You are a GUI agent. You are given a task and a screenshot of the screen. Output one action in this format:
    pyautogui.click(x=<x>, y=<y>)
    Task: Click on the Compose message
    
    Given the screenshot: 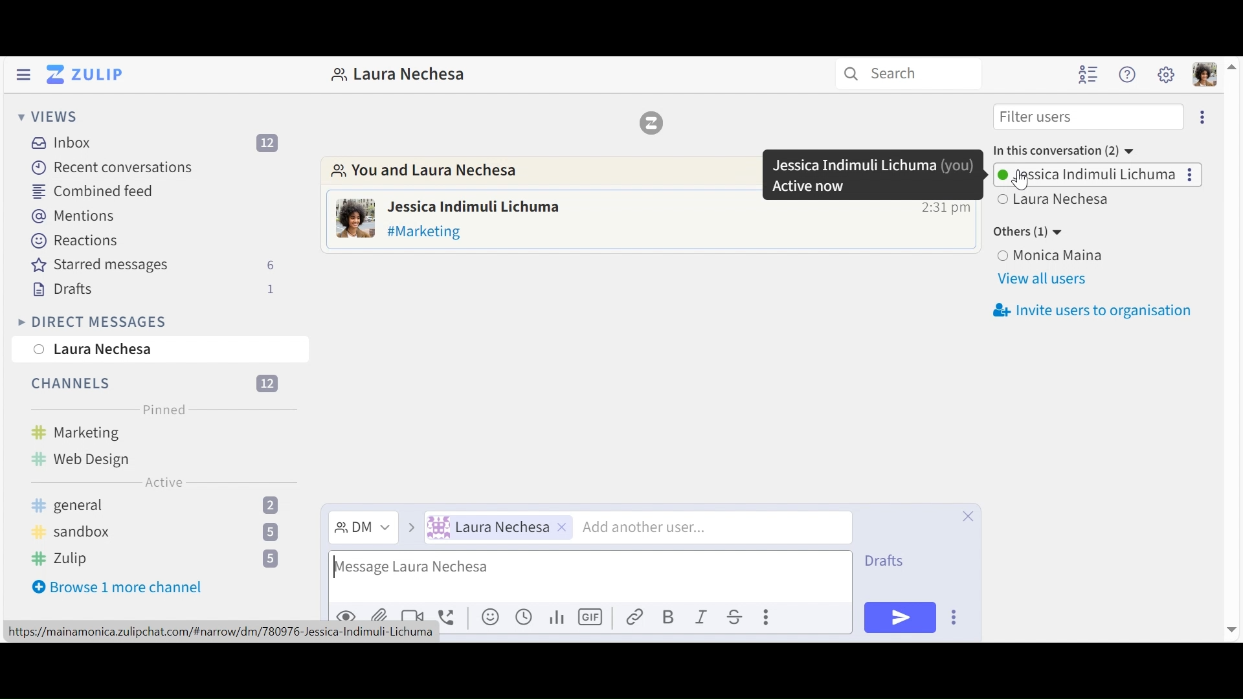 What is the action you would take?
    pyautogui.click(x=593, y=577)
    